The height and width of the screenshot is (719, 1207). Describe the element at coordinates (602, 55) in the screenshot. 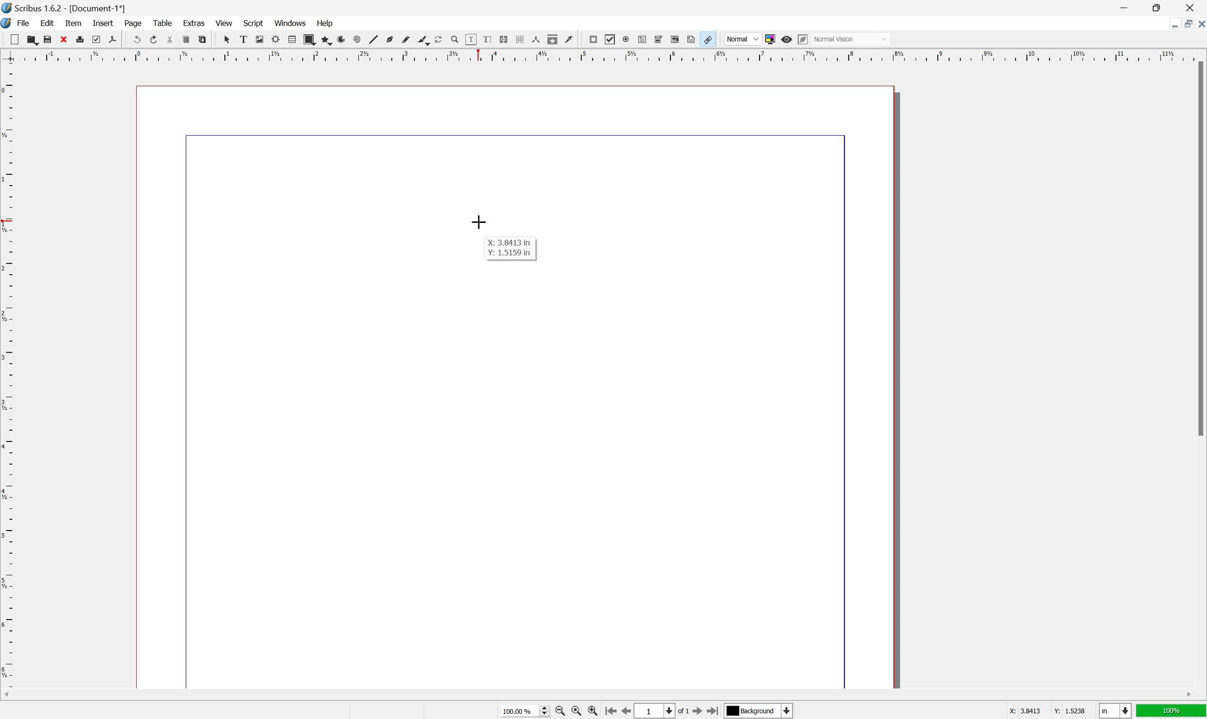

I see `ruler` at that location.